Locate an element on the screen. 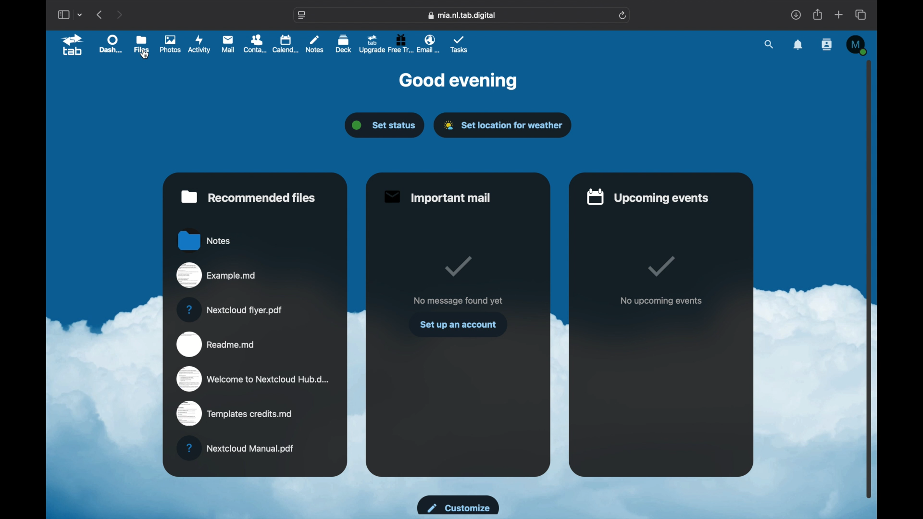  upgrade is located at coordinates (371, 44).